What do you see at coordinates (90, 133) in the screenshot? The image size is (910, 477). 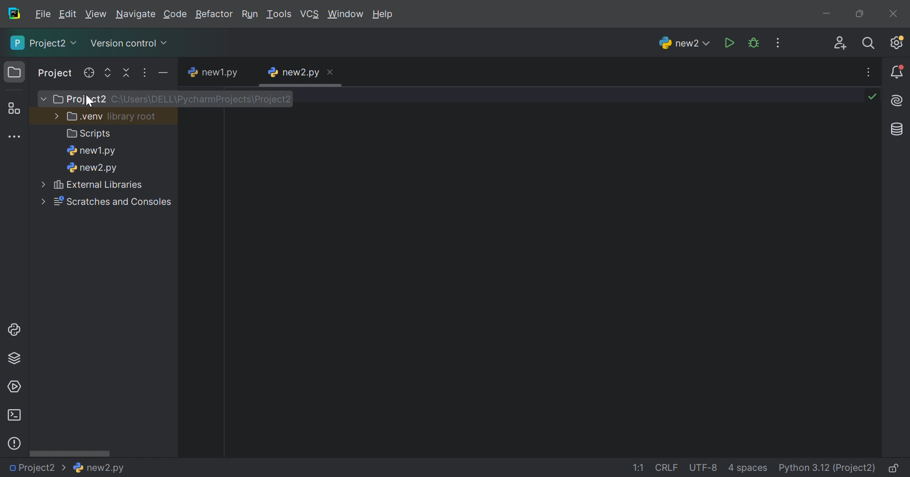 I see `Scripts` at bounding box center [90, 133].